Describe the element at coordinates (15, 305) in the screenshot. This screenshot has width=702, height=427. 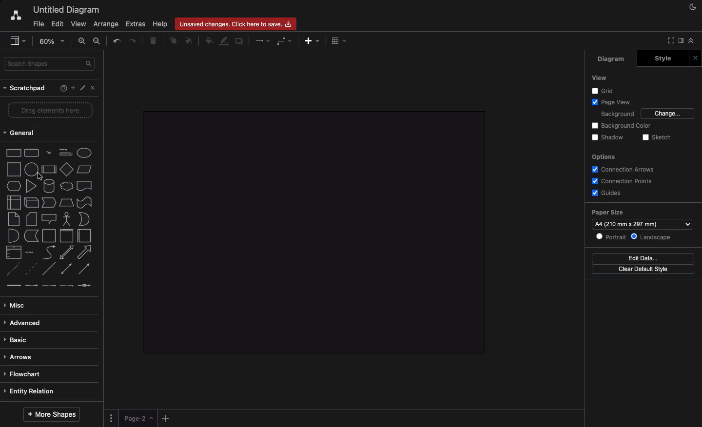
I see `Misc` at that location.